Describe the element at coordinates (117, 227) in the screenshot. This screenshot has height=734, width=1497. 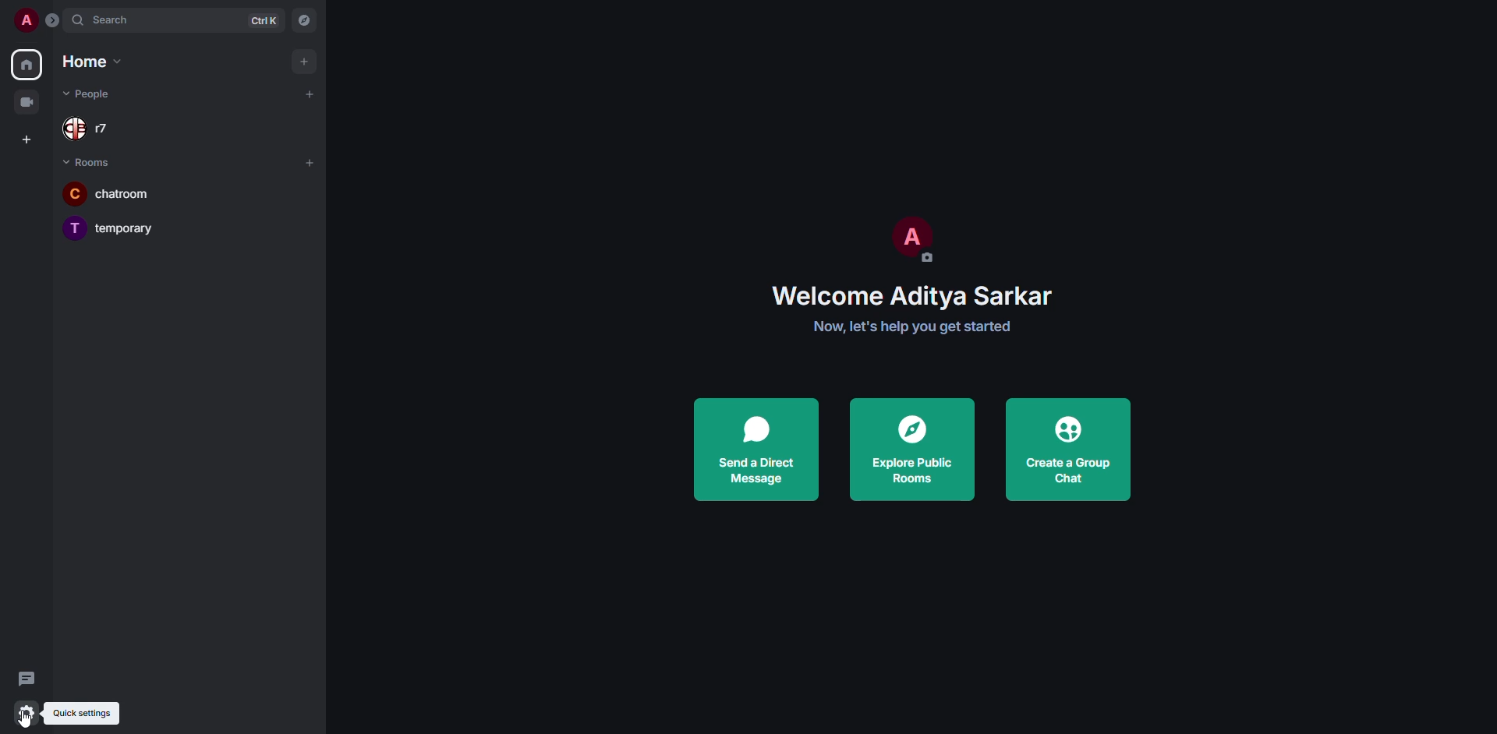
I see `temporary` at that location.